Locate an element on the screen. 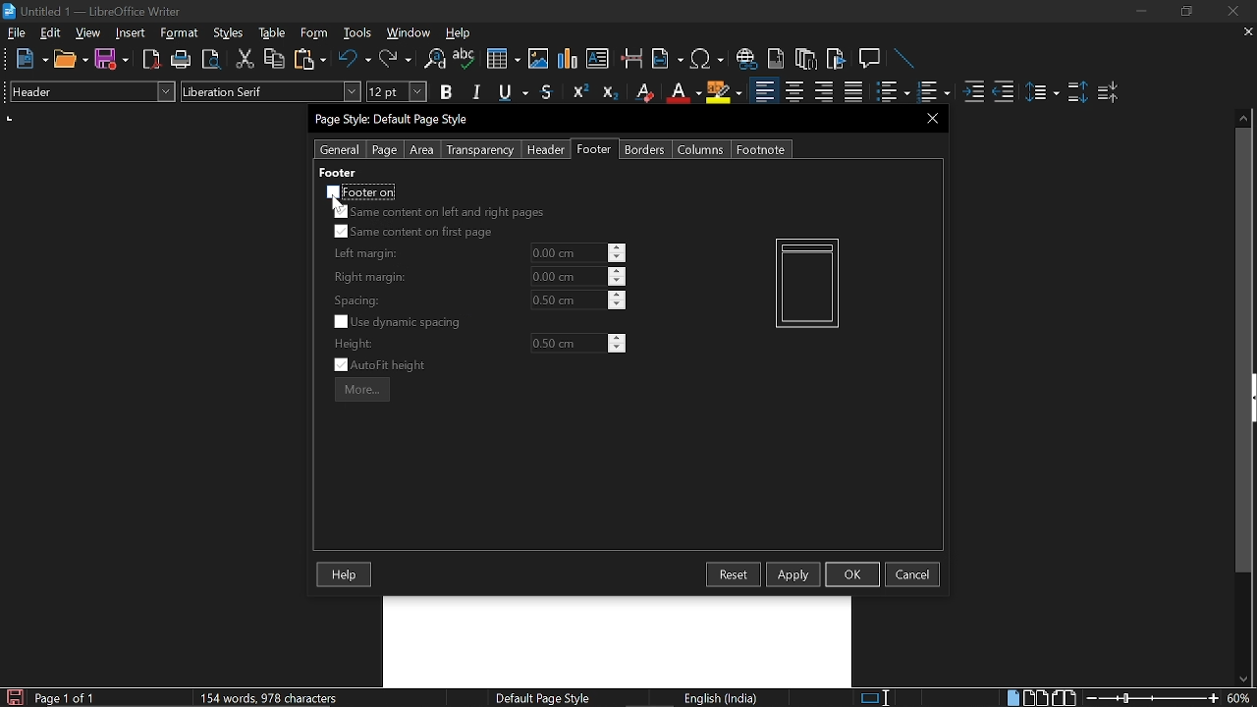 This screenshot has width=1257, height=707. Erase is located at coordinates (643, 92).